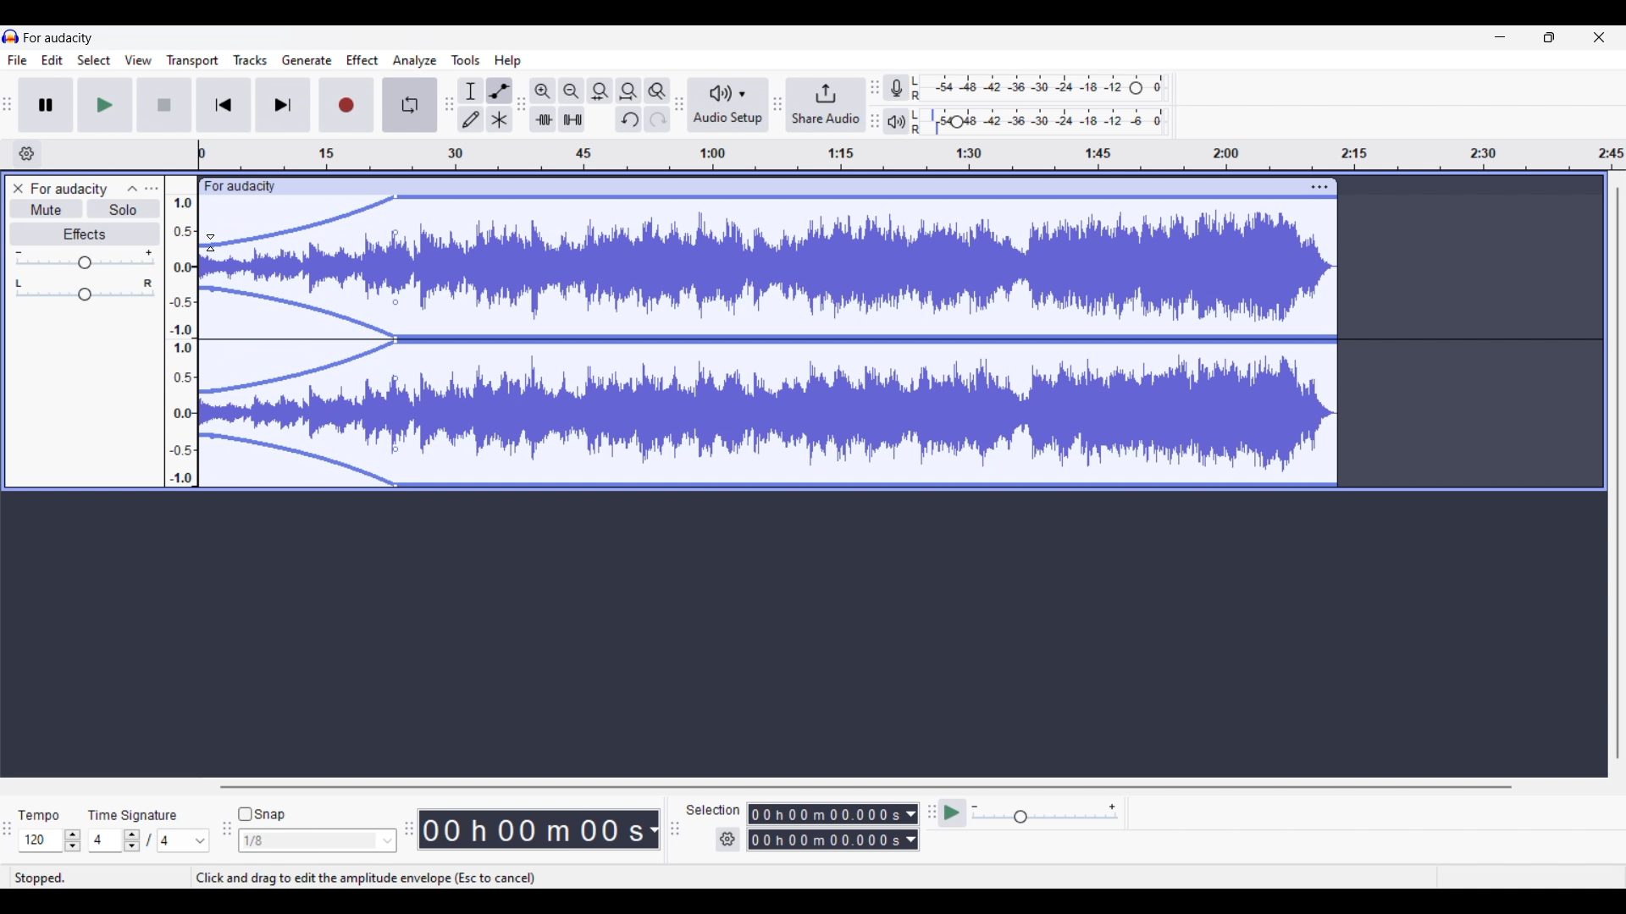 The width and height of the screenshot is (1626, 914). What do you see at coordinates (318, 841) in the screenshot?
I see `Snap options` at bounding box center [318, 841].